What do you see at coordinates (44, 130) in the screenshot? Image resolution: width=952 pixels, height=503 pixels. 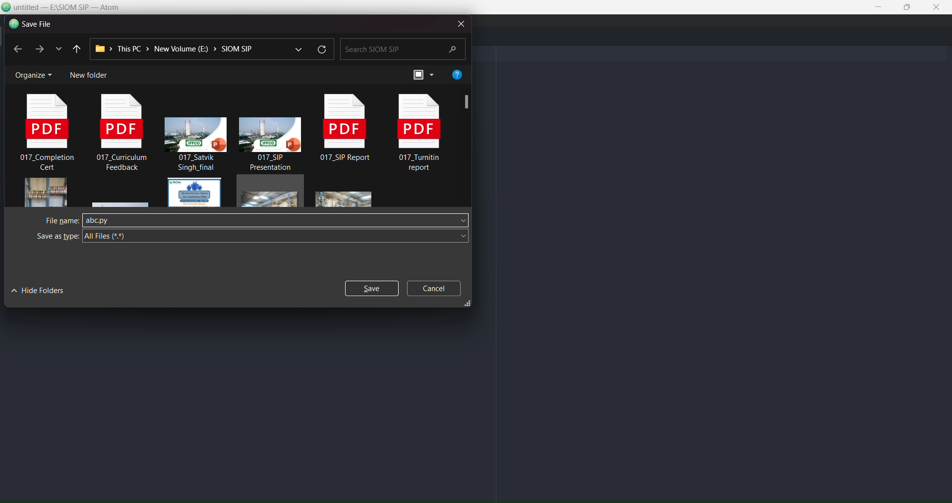 I see `pdf file` at bounding box center [44, 130].